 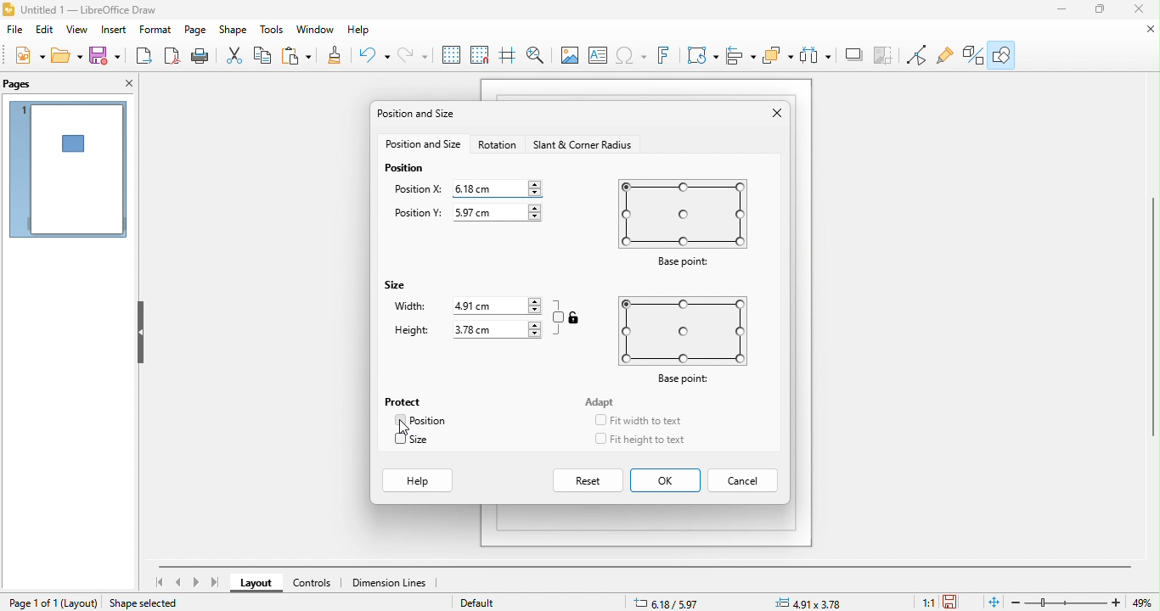 I want to click on fontwork text, so click(x=667, y=55).